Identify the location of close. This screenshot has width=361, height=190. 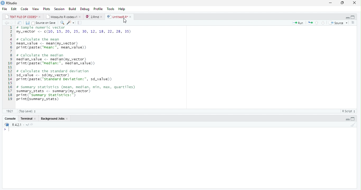
(356, 3).